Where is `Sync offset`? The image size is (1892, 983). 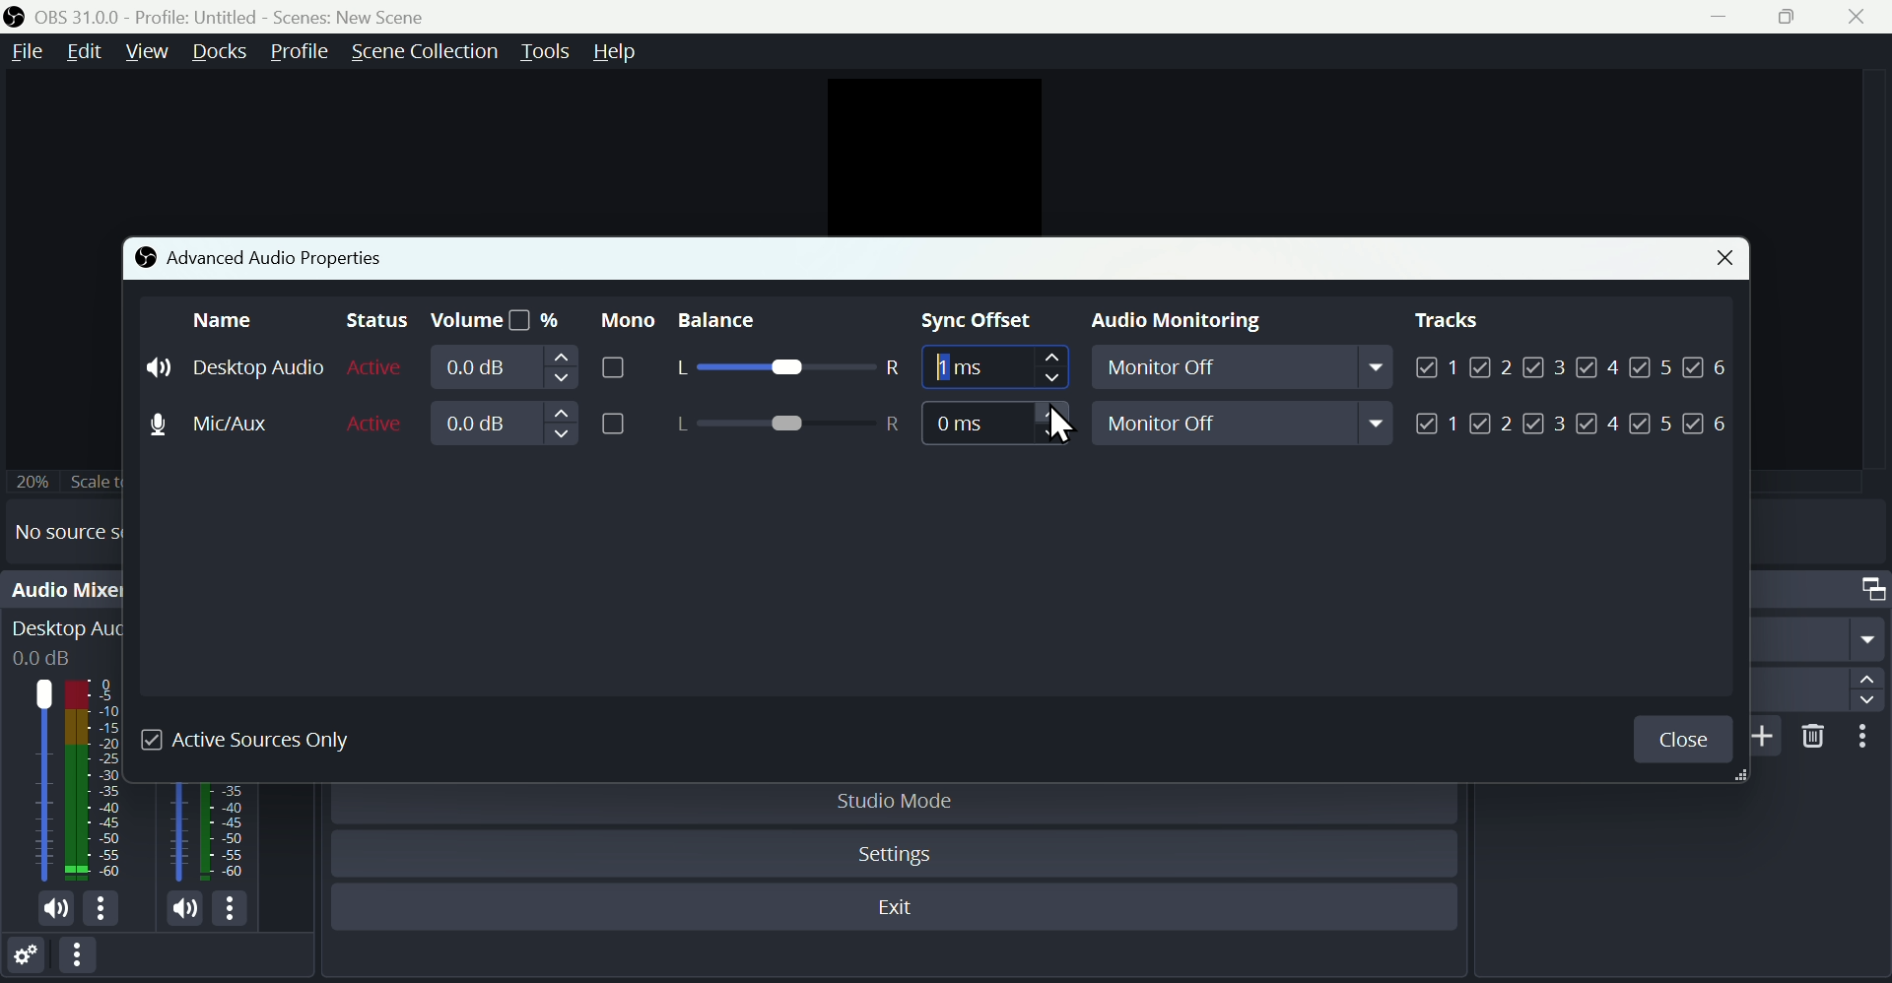 Sync offset is located at coordinates (981, 322).